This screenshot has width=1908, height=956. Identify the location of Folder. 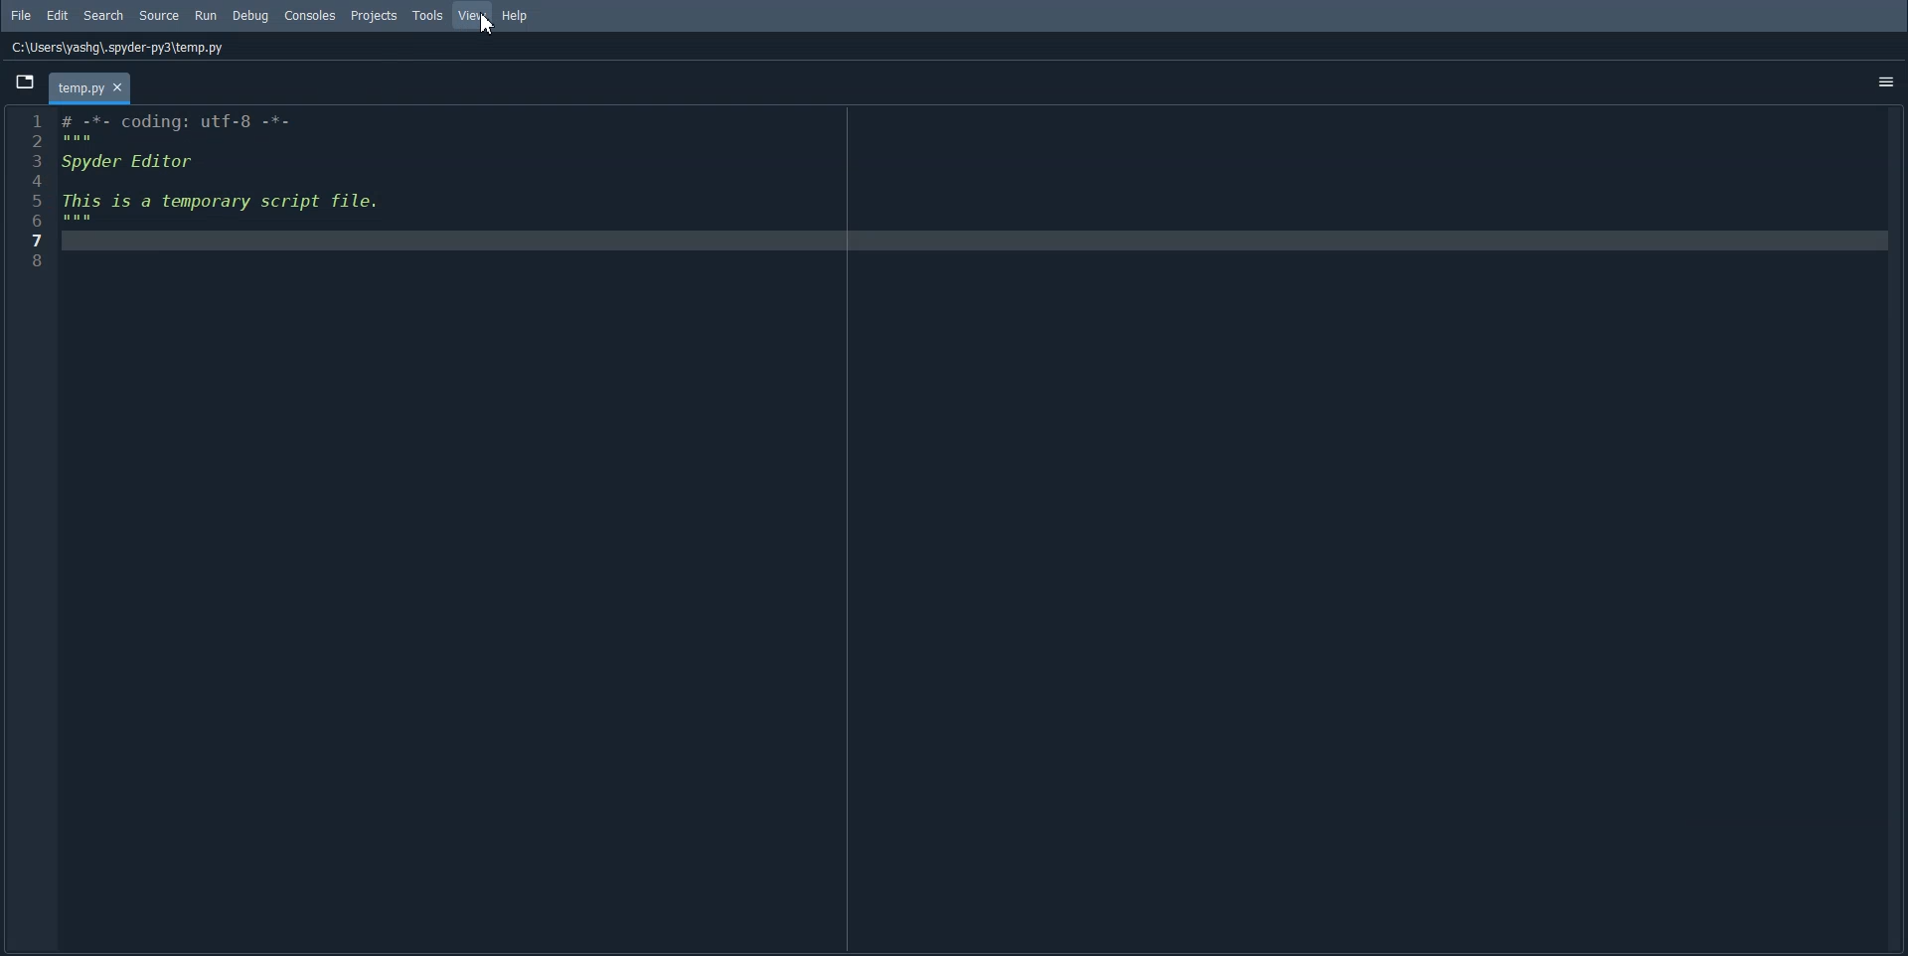
(89, 87).